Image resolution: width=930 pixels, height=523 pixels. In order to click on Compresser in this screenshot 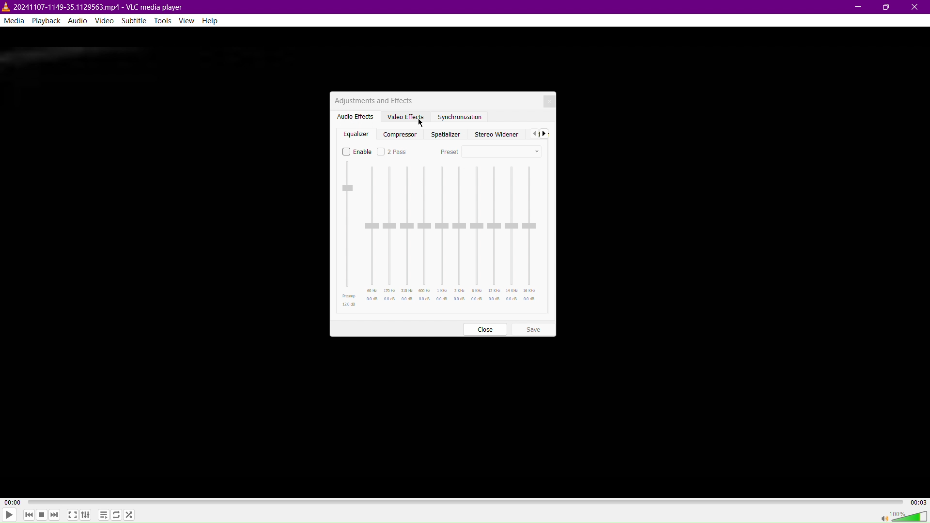, I will do `click(402, 133)`.